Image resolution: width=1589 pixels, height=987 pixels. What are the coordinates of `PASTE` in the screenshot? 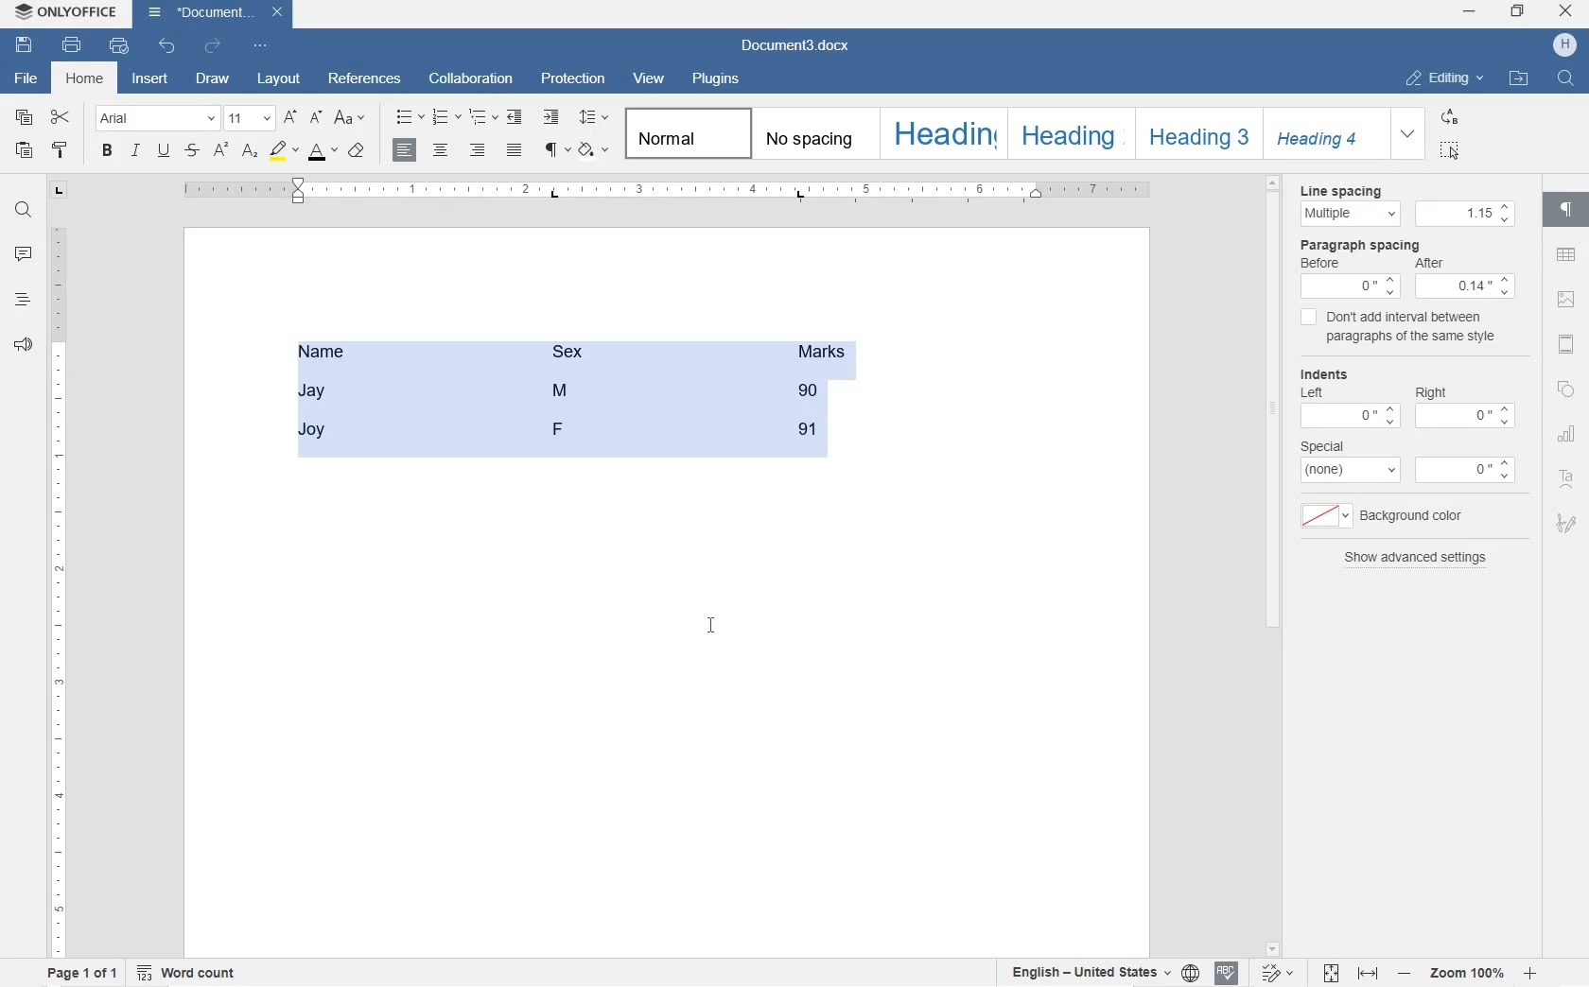 It's located at (25, 151).